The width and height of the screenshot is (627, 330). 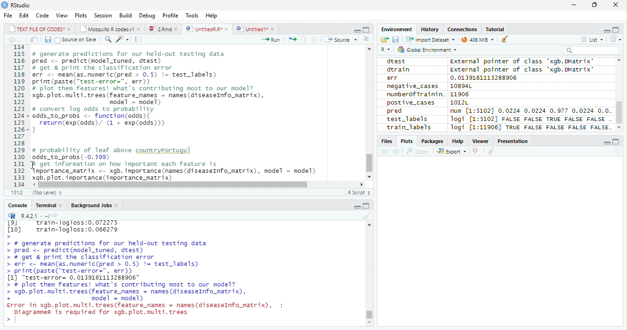 What do you see at coordinates (176, 162) in the screenshot?
I see `# probability of leaf above countryportugul

odds_to_probs (-0. 599)

# get information on how important each feature is

importance_matrix <- xgb. importance (names (diseaseInfo_matrix), model = model)
xgb. plot. importance (importance_matrix)` at bounding box center [176, 162].